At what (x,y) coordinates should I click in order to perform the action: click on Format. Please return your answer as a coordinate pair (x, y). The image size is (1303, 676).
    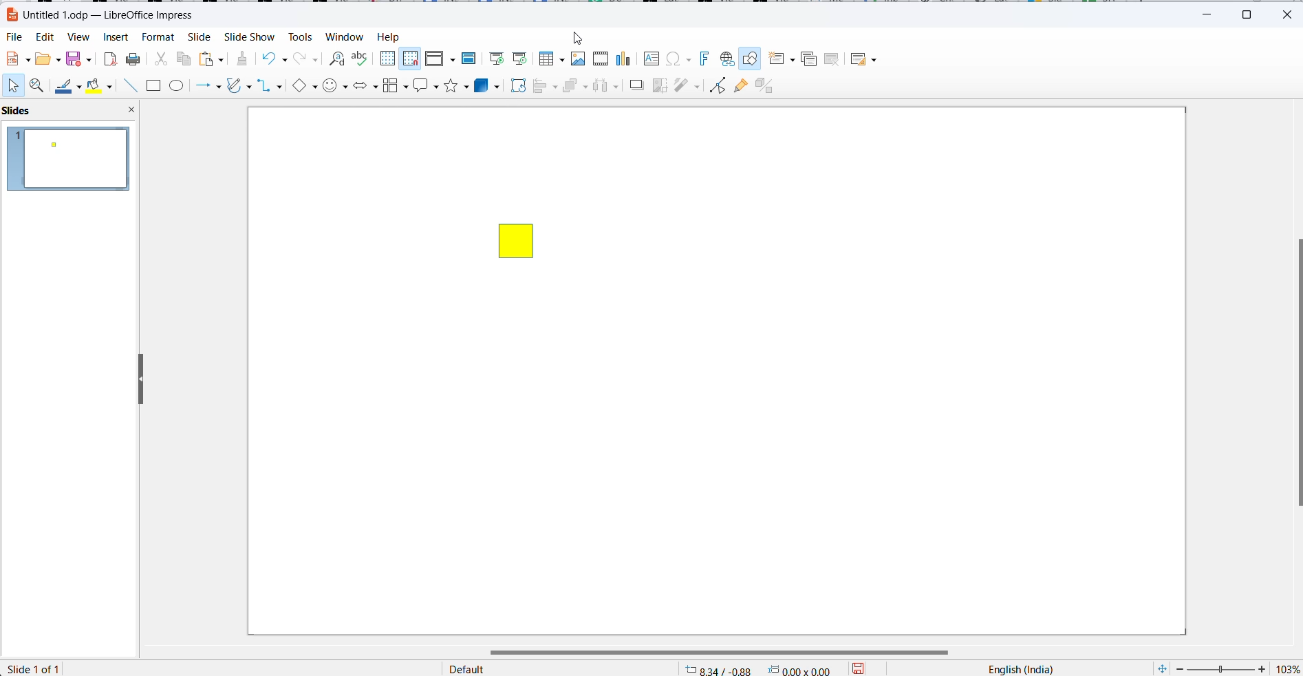
    Looking at the image, I should click on (158, 38).